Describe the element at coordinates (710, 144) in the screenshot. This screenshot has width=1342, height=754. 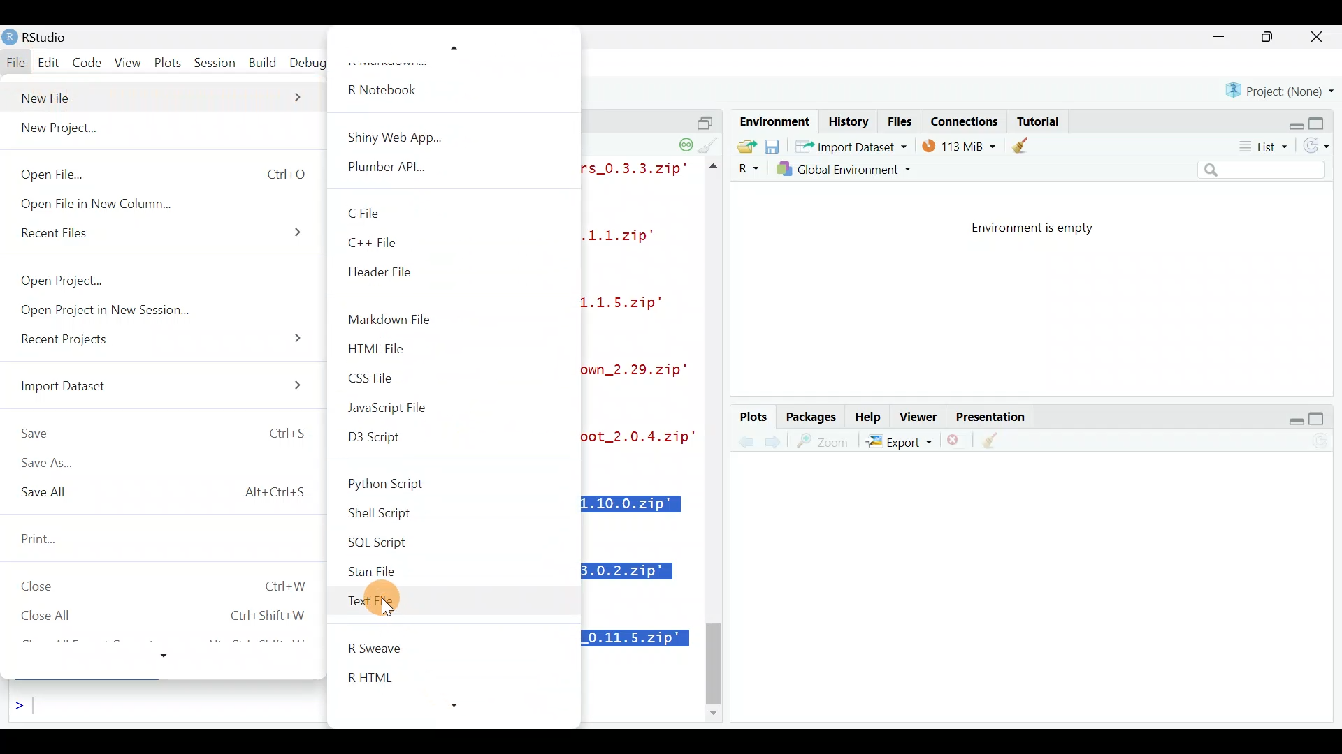
I see `clear console` at that location.